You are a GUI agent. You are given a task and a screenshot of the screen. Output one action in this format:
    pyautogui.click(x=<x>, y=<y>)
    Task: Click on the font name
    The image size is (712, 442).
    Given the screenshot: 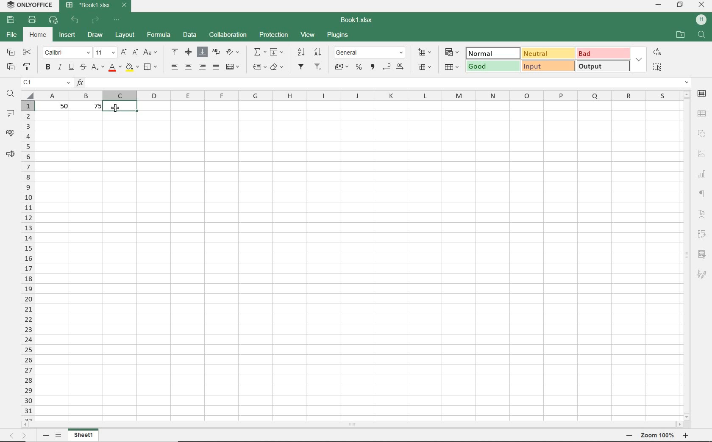 What is the action you would take?
    pyautogui.click(x=67, y=52)
    